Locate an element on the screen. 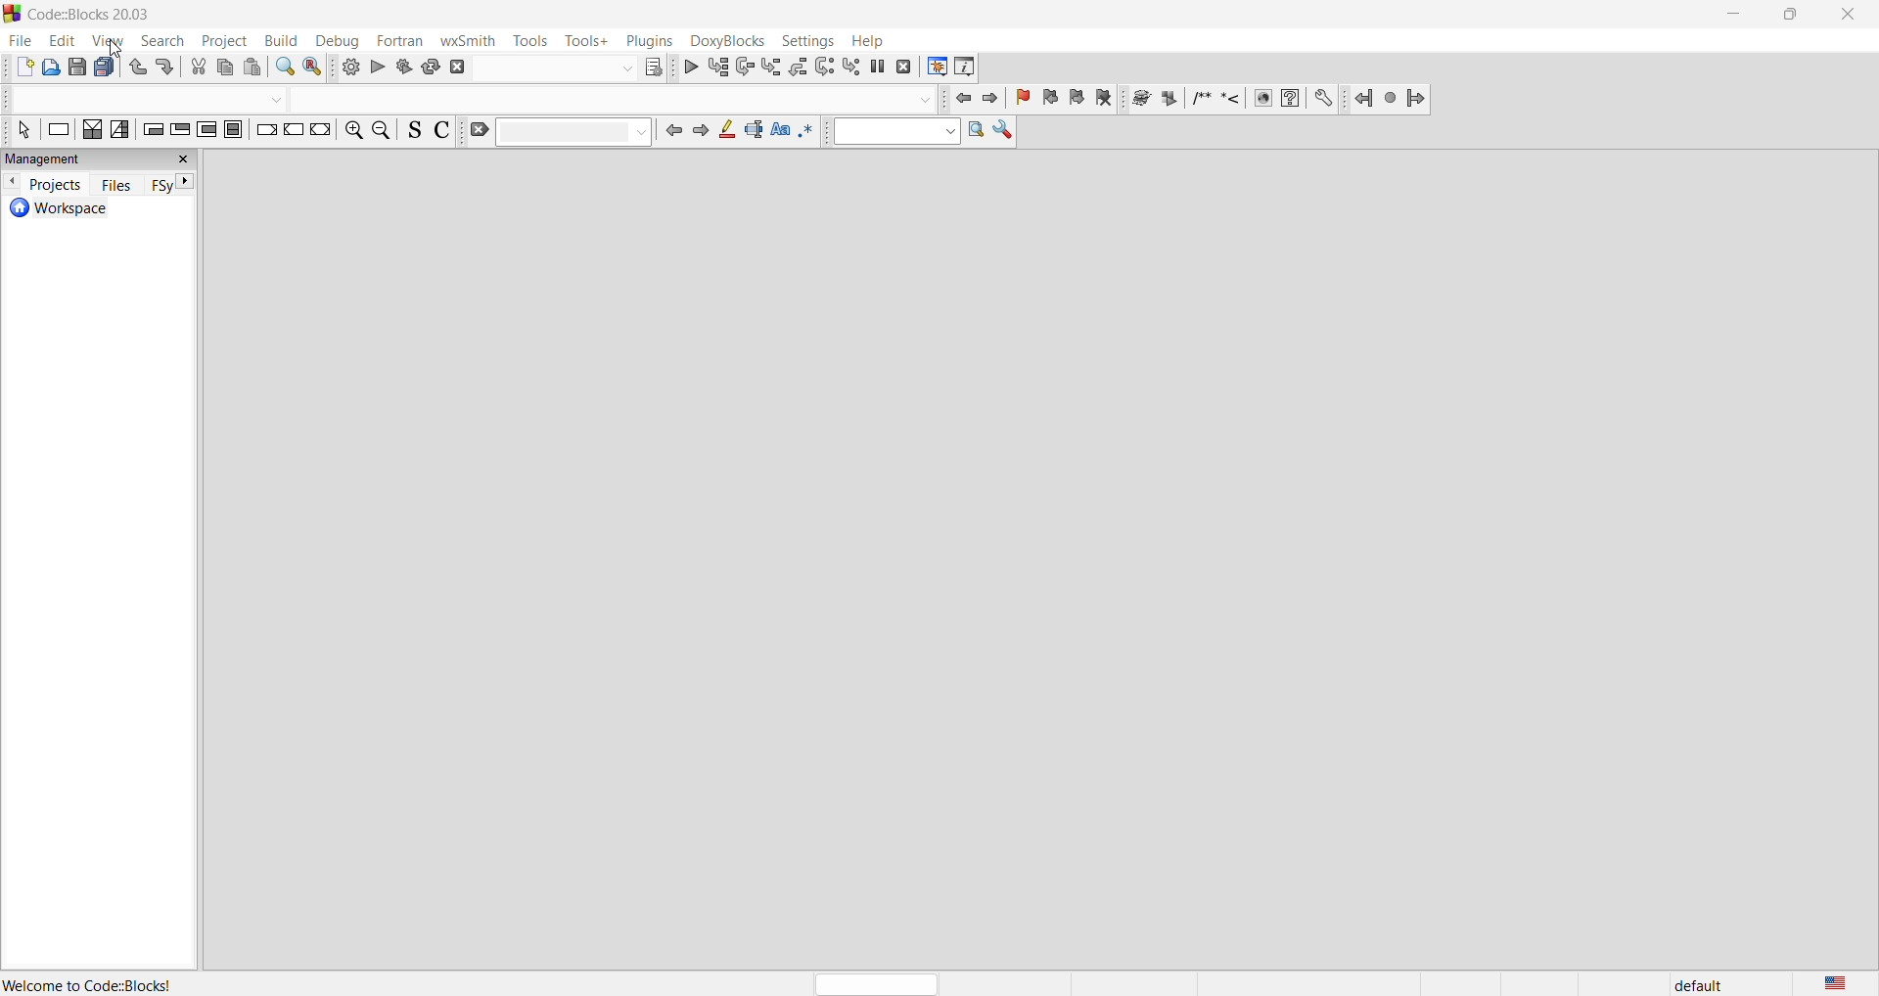 The image size is (1879, 996). Forward jump is located at coordinates (1416, 101).